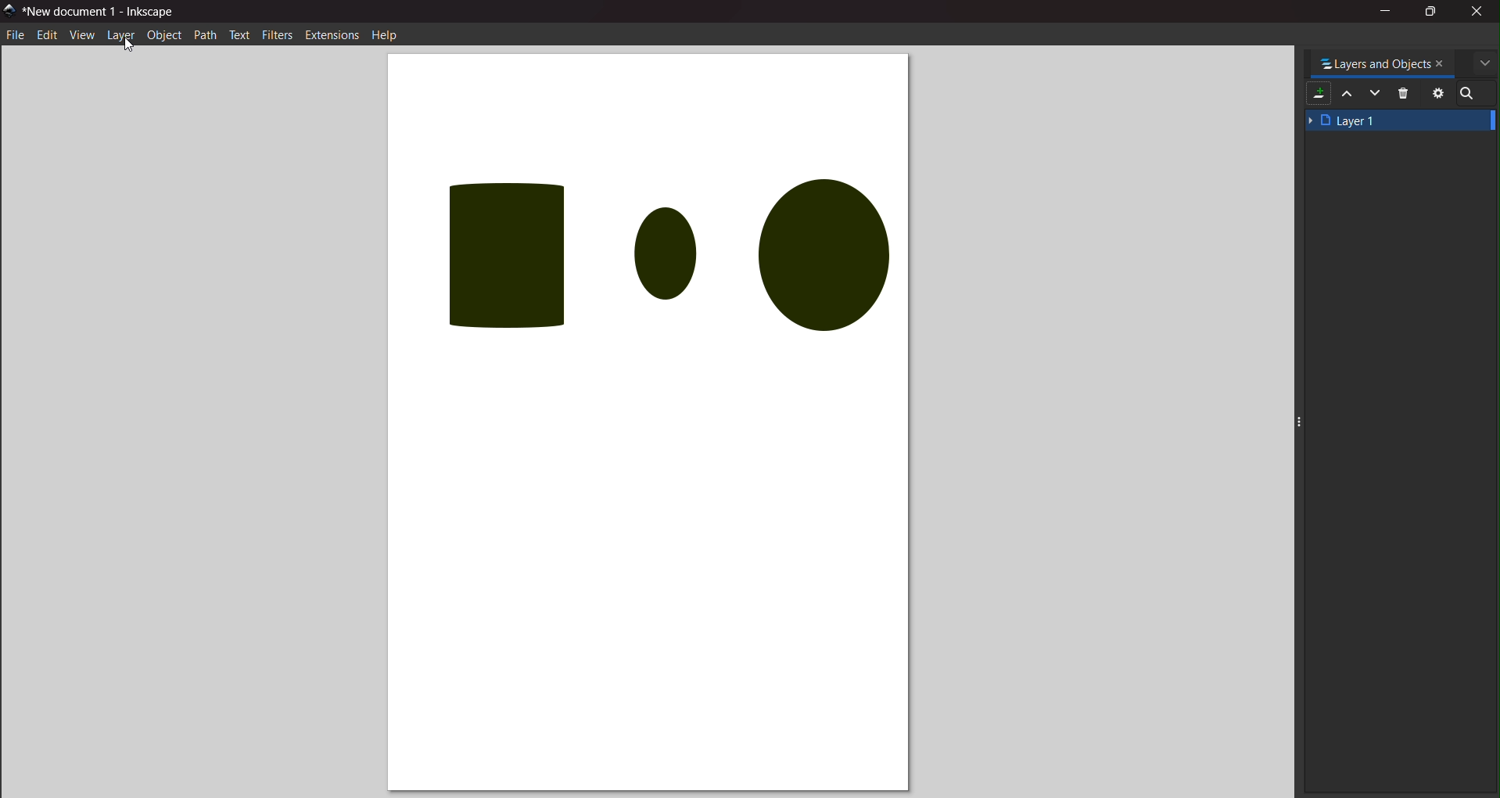 The width and height of the screenshot is (1500, 798). I want to click on objects, so click(646, 249).